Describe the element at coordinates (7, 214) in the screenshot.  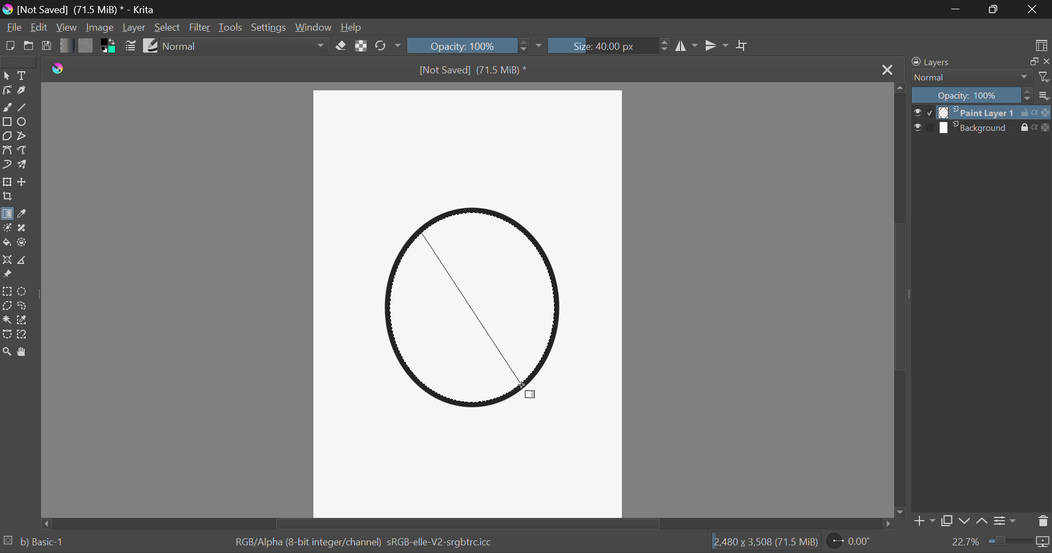
I see `Gradient Fill` at that location.